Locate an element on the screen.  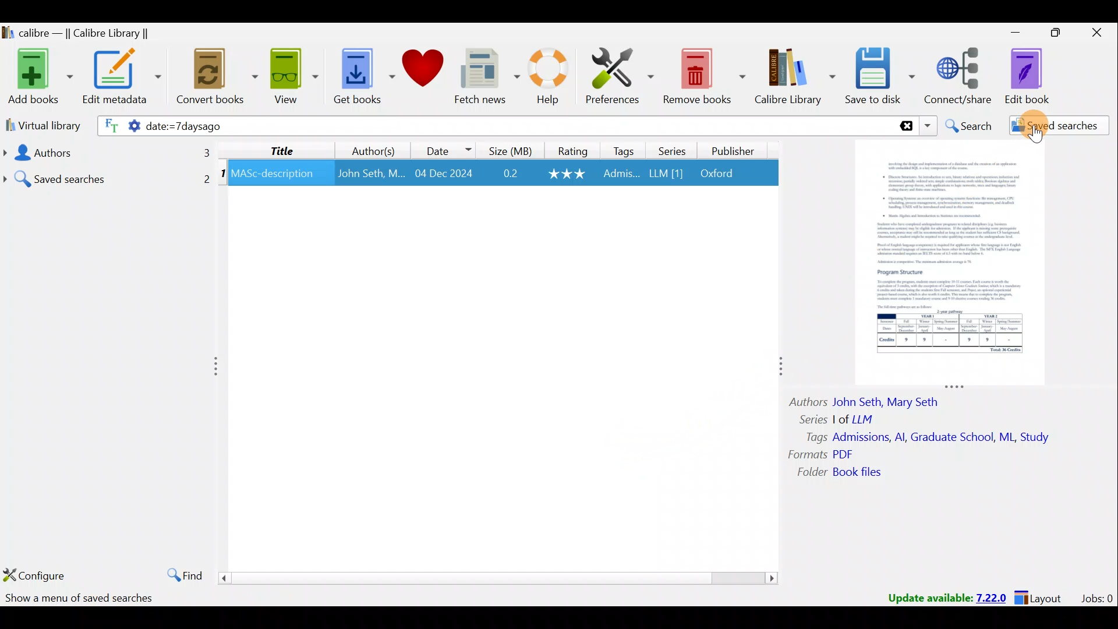
Formats PDF is located at coordinates (821, 454).